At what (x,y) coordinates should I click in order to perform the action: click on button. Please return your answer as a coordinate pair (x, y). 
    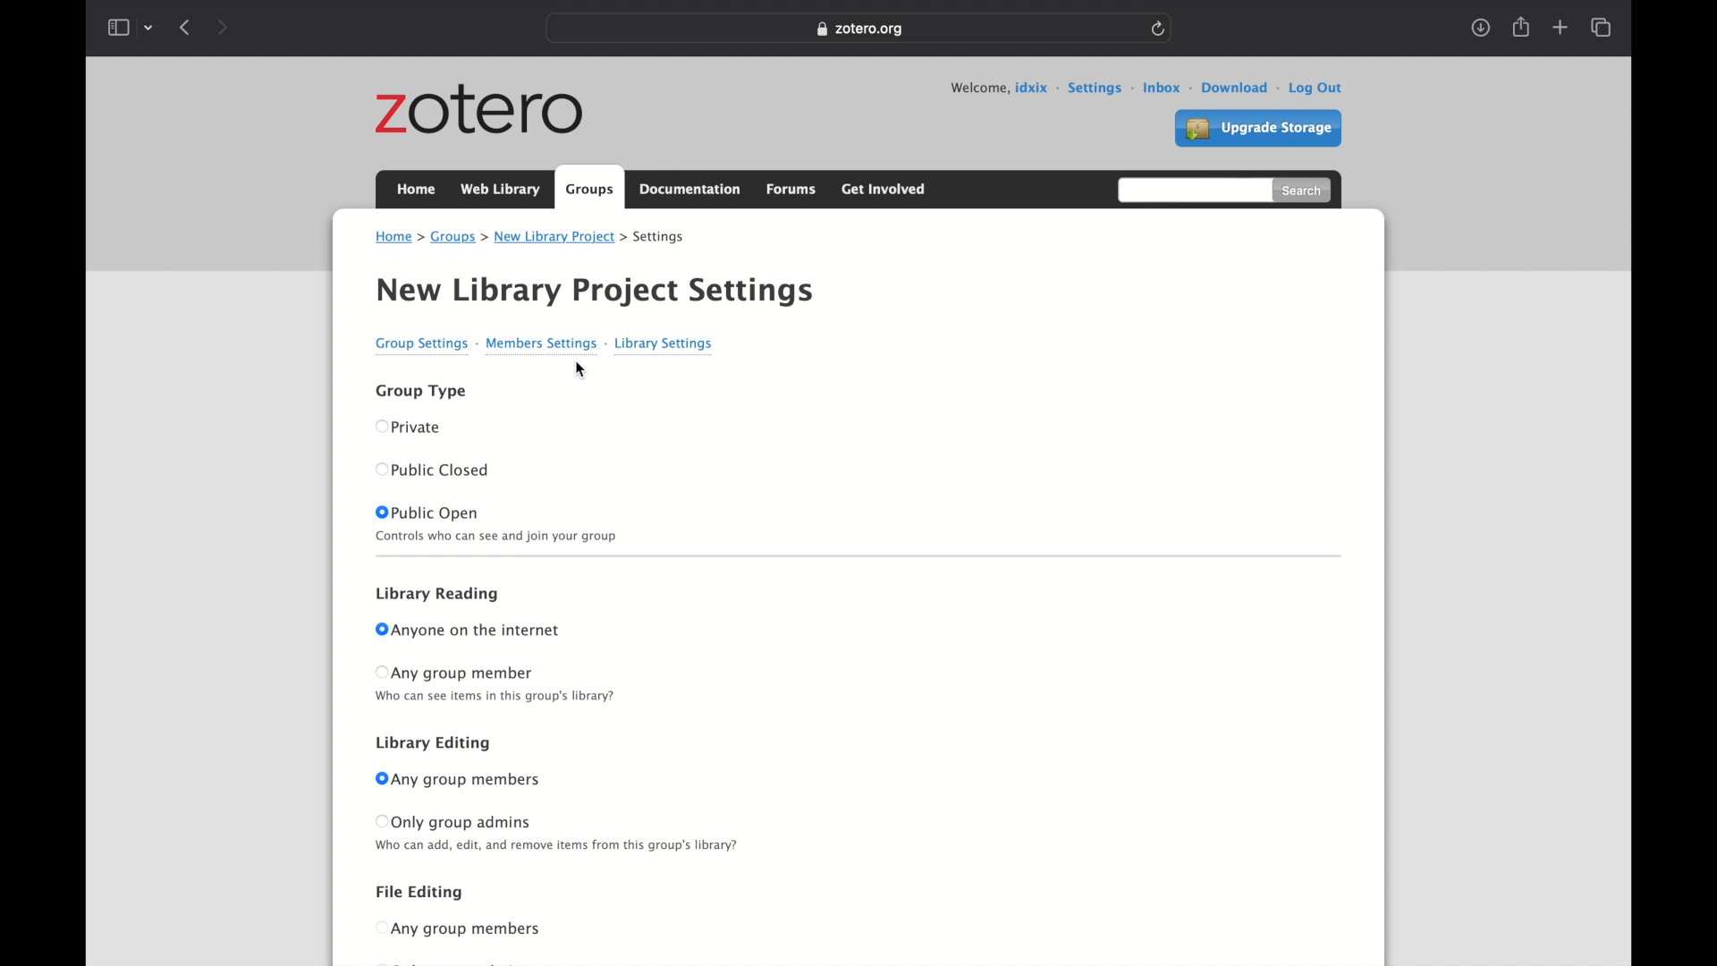
    Looking at the image, I should click on (381, 425).